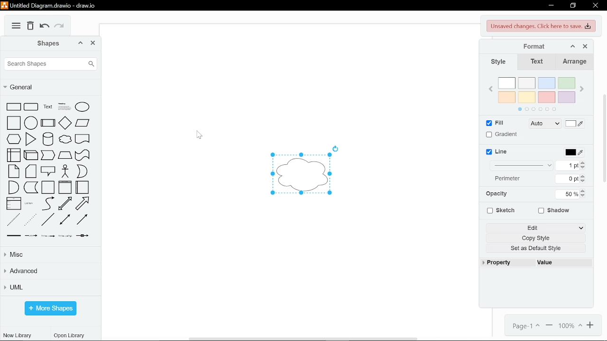  Describe the element at coordinates (581, 89) in the screenshot. I see `next` at that location.